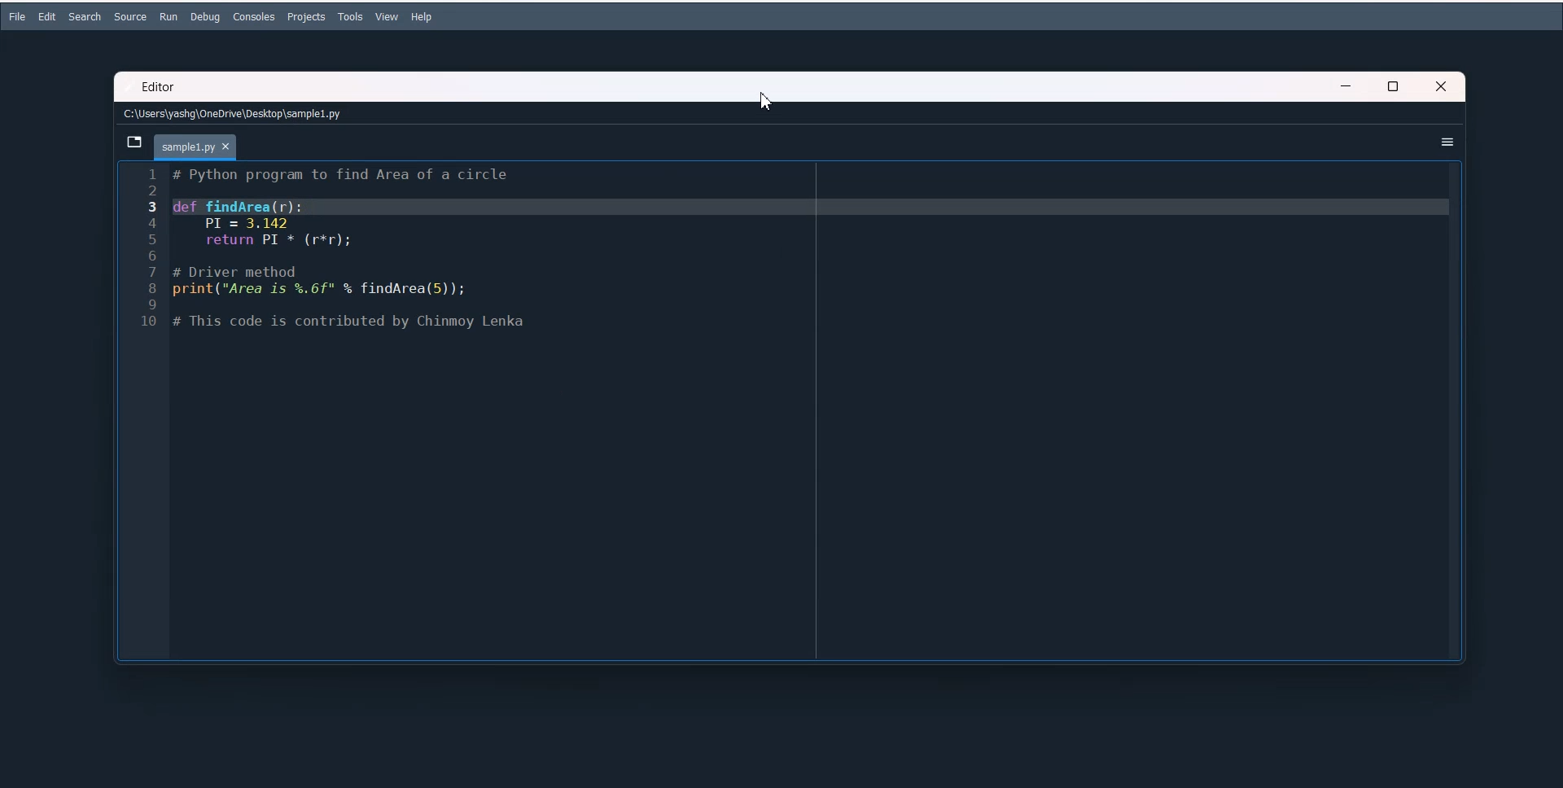 Image resolution: width=1563 pixels, height=788 pixels. I want to click on Search, so click(84, 17).